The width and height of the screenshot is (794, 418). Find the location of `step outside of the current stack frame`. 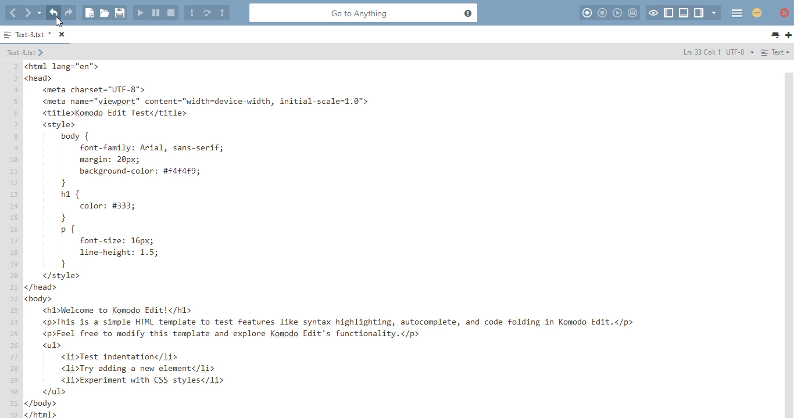

step outside of the current stack frame is located at coordinates (222, 13).